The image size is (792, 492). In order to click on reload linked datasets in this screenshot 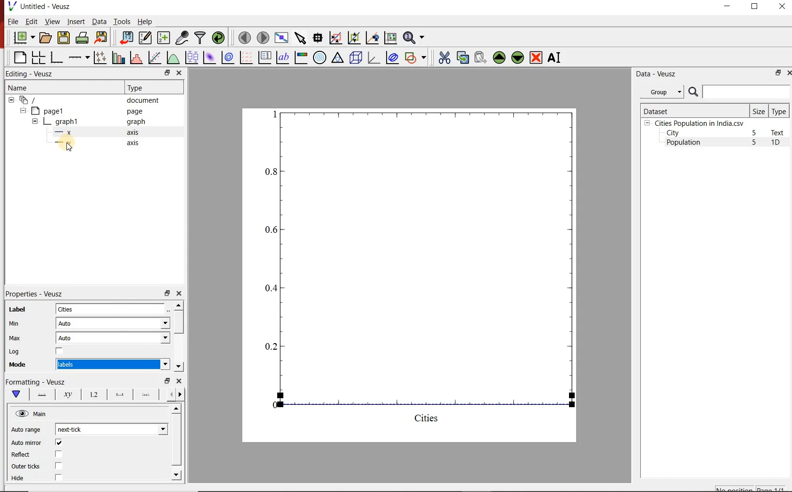, I will do `click(218, 38)`.